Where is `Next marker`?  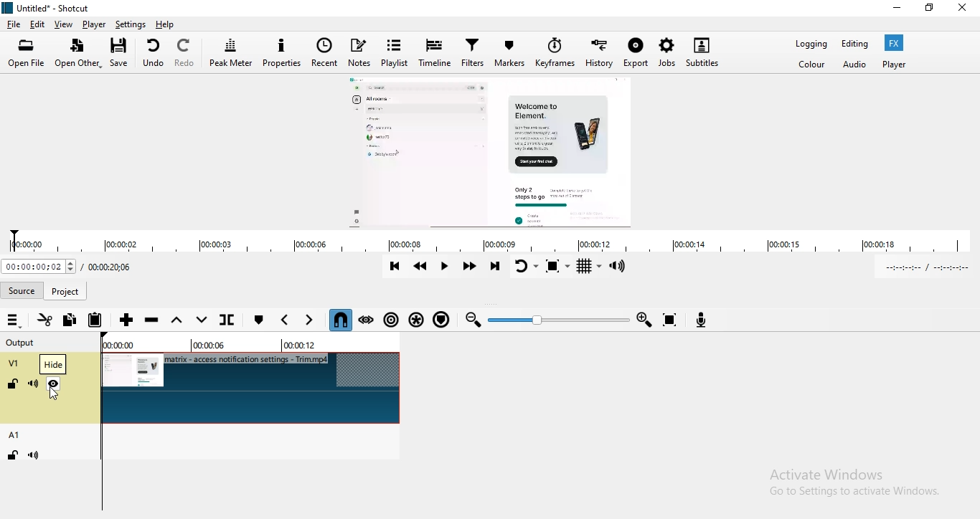
Next marker is located at coordinates (309, 320).